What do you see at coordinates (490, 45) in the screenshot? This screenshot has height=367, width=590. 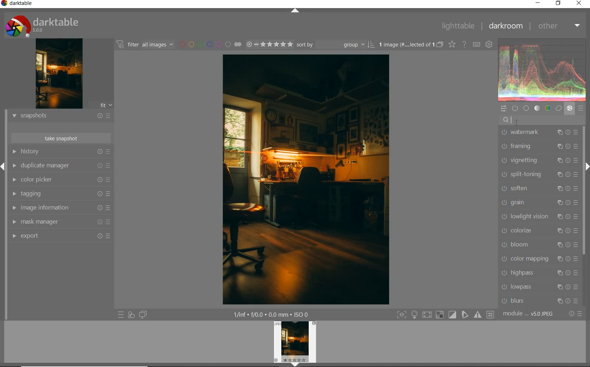 I see `show global preferences` at bounding box center [490, 45].